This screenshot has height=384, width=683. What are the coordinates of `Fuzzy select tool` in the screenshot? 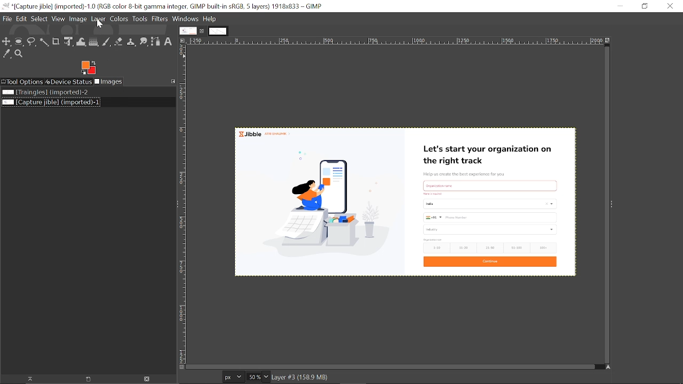 It's located at (44, 42).